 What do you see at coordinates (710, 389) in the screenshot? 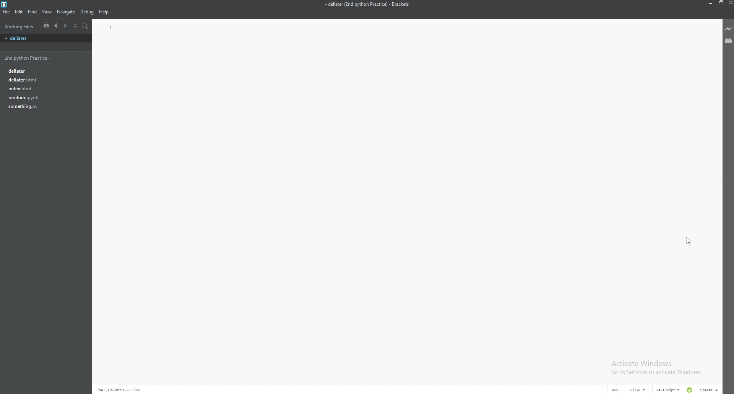
I see `spaces` at bounding box center [710, 389].